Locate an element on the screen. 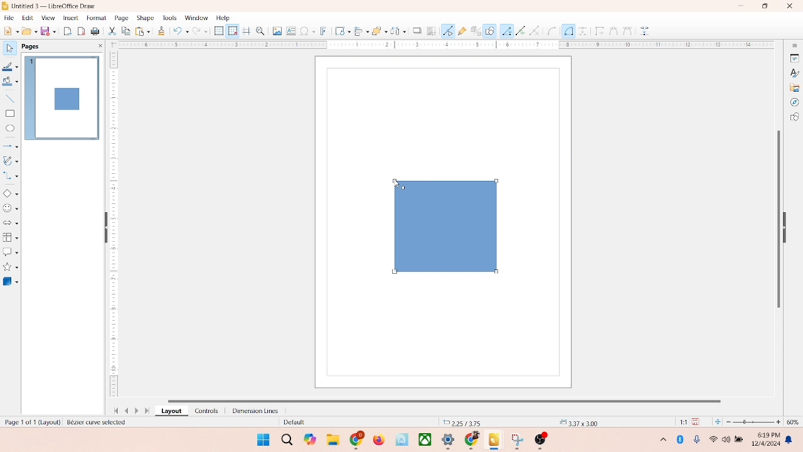 Image resolution: width=803 pixels, height=452 pixels. logo is located at coordinates (6, 6).